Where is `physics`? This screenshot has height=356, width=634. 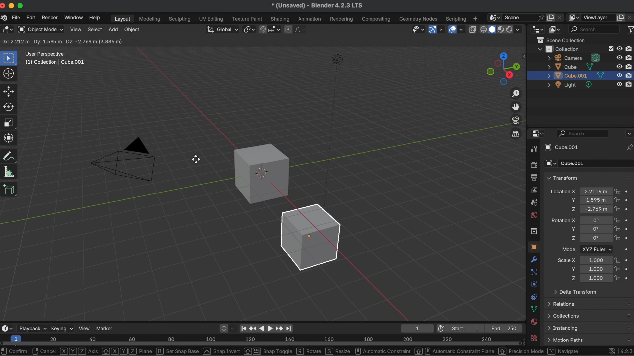
physics is located at coordinates (534, 284).